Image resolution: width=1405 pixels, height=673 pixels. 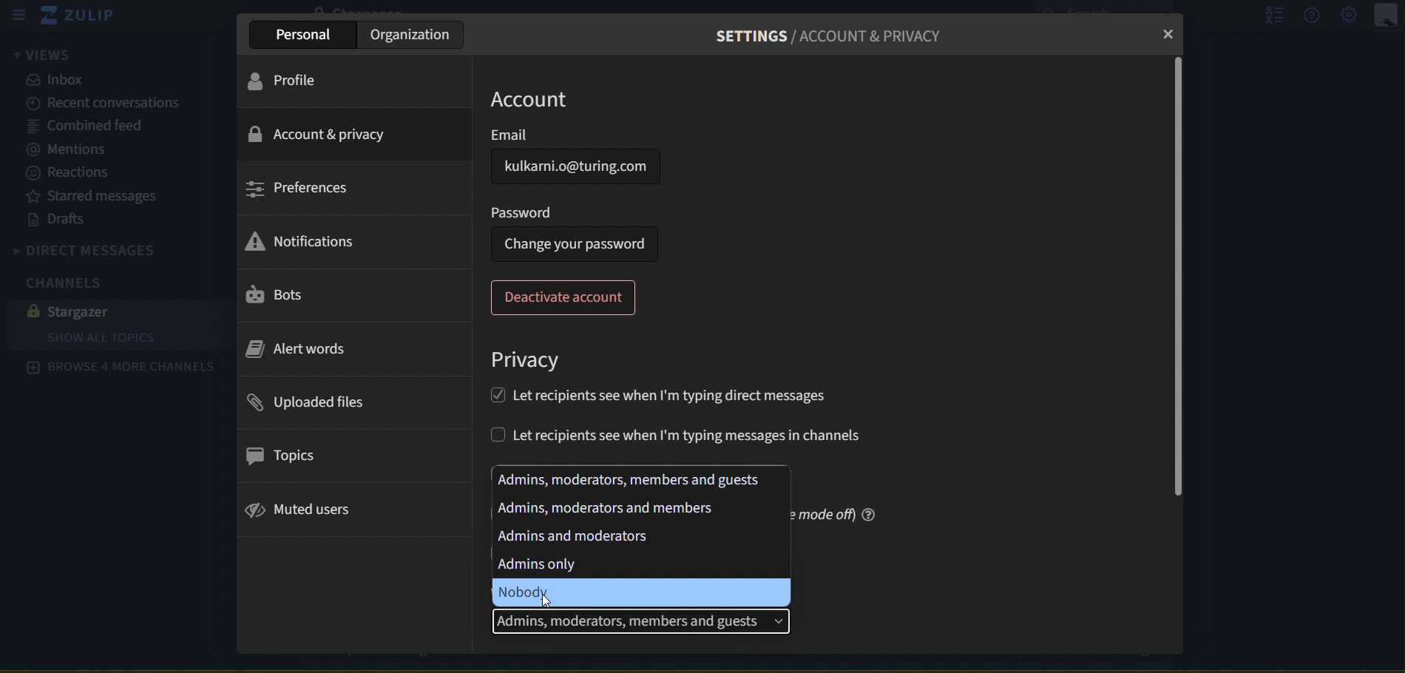 I want to click on mins and moderators, so click(x=627, y=535).